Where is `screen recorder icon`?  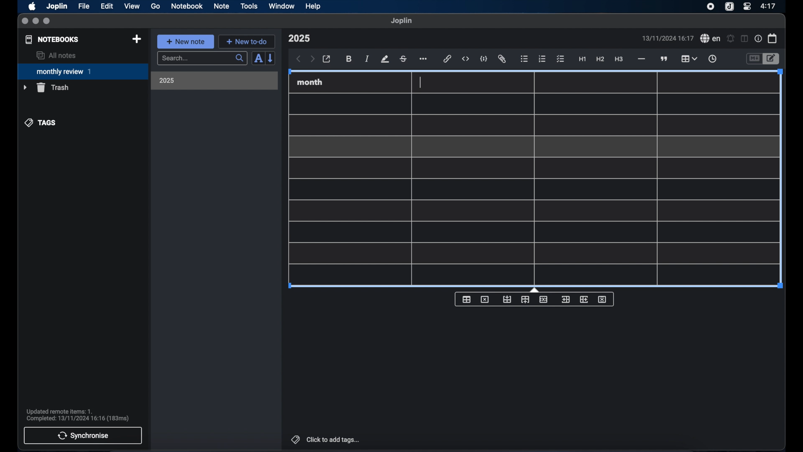 screen recorder icon is located at coordinates (711, 7).